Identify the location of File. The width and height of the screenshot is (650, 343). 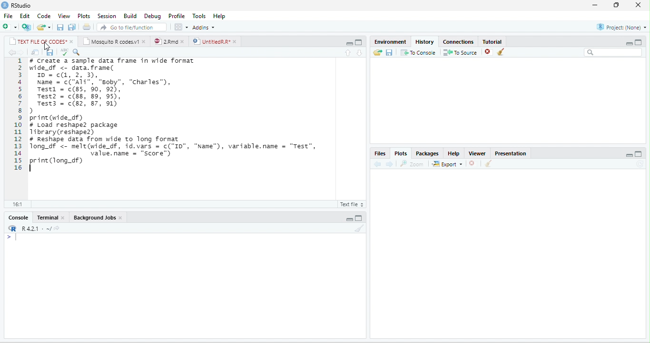
(8, 16).